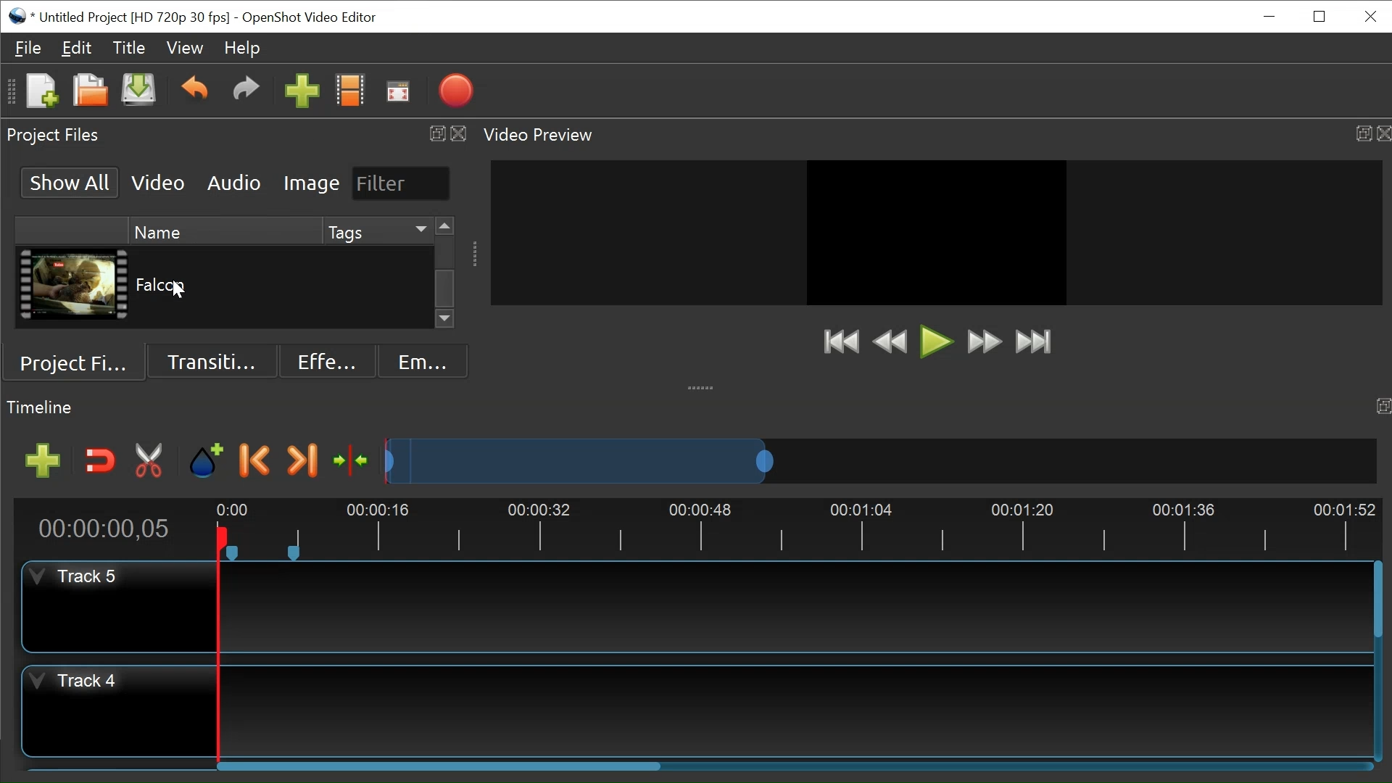 This screenshot has height=783, width=1392. I want to click on Import Files, so click(301, 92).